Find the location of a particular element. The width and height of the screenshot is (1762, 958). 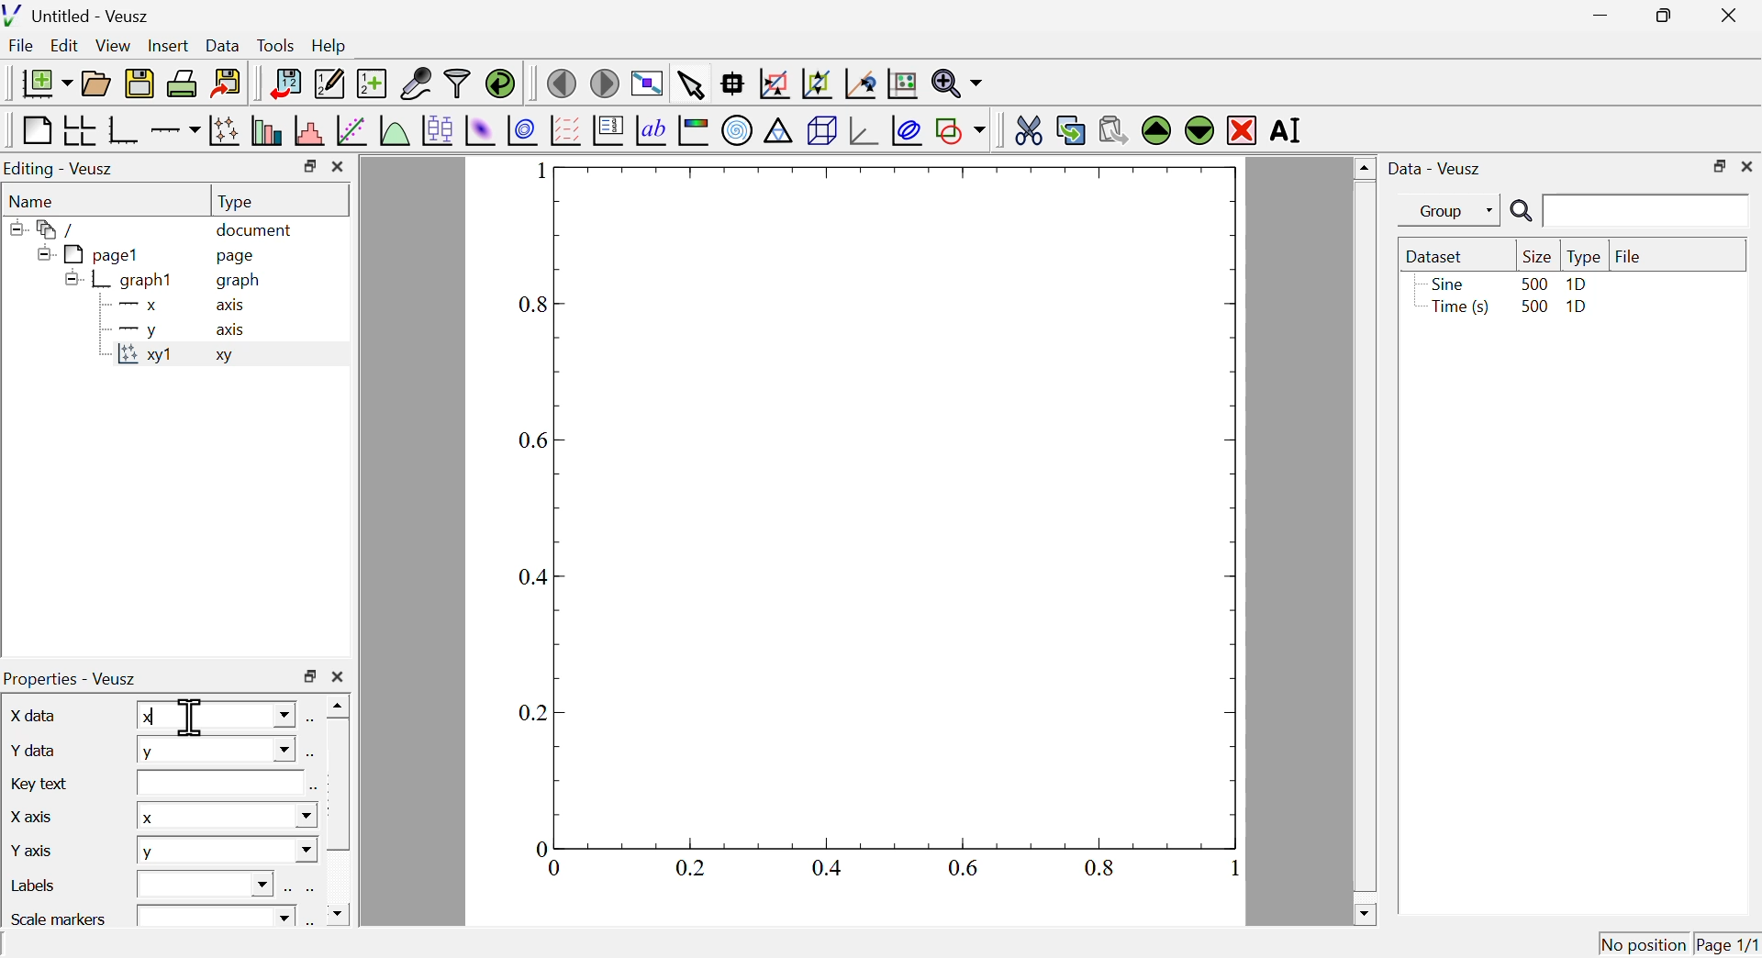

read data points on the graph is located at coordinates (734, 84).